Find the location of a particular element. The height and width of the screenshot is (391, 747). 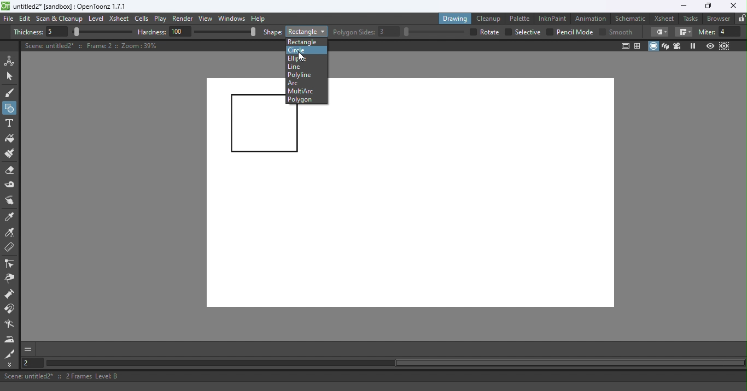

checkbox is located at coordinates (507, 32).